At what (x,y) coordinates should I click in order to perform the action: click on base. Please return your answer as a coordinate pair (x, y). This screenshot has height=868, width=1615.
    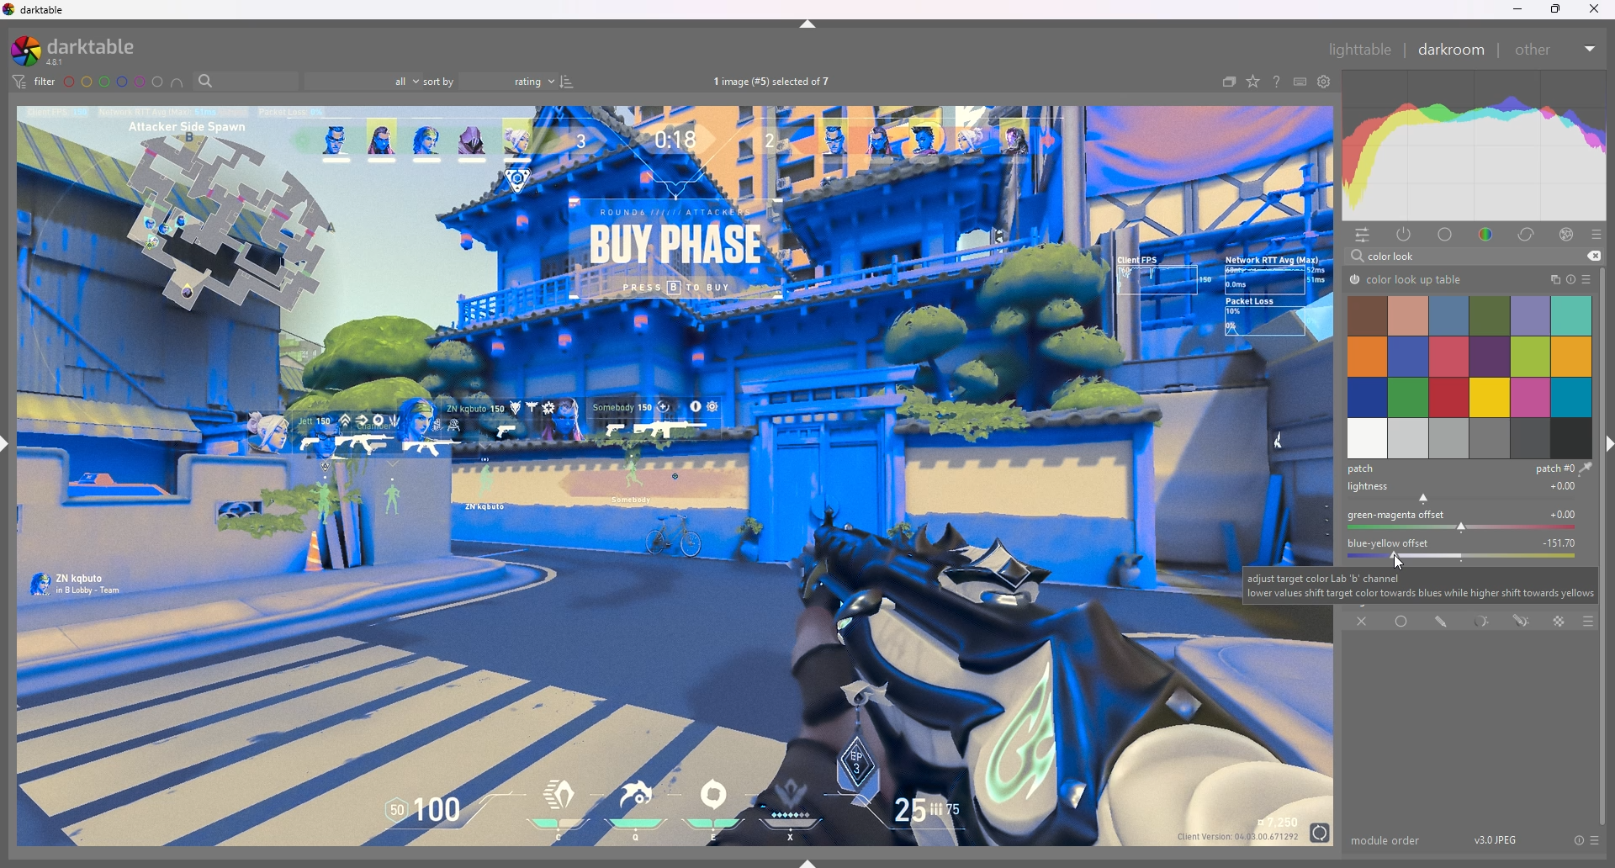
    Looking at the image, I should click on (1448, 234).